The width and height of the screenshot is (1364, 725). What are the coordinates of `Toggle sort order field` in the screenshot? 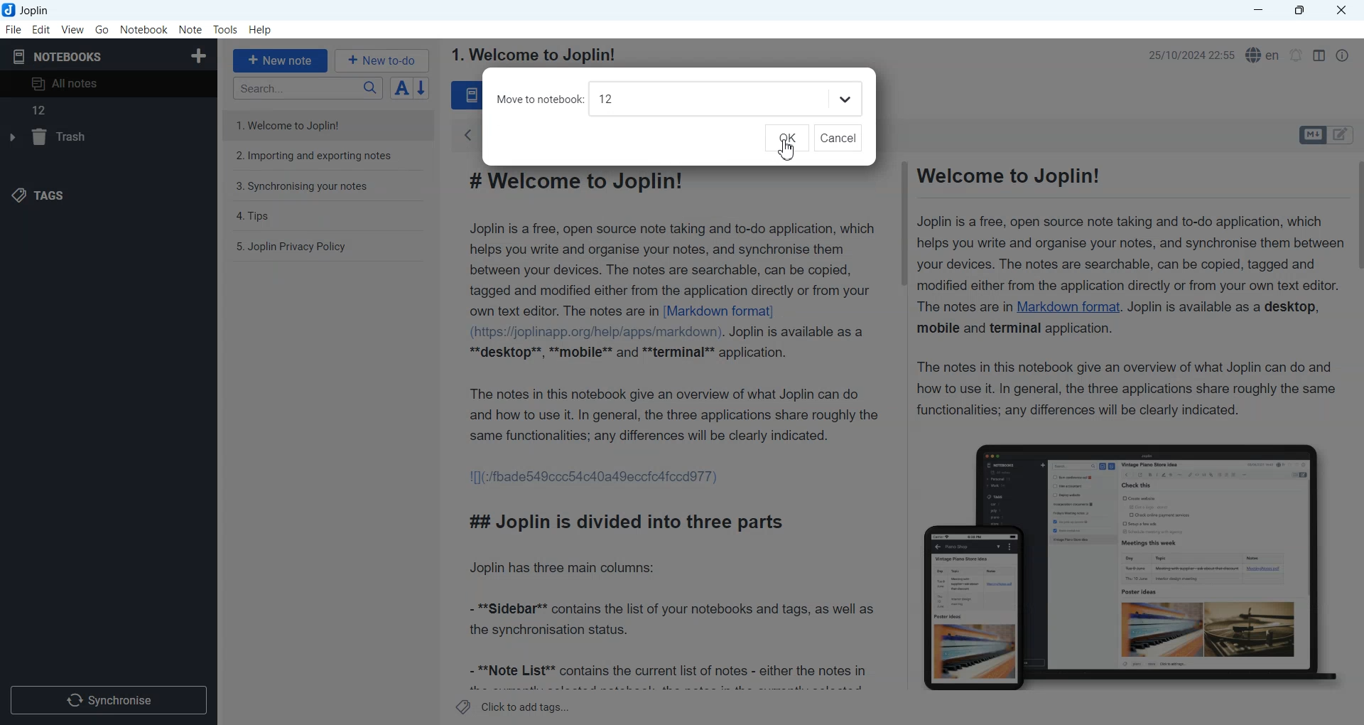 It's located at (401, 87).